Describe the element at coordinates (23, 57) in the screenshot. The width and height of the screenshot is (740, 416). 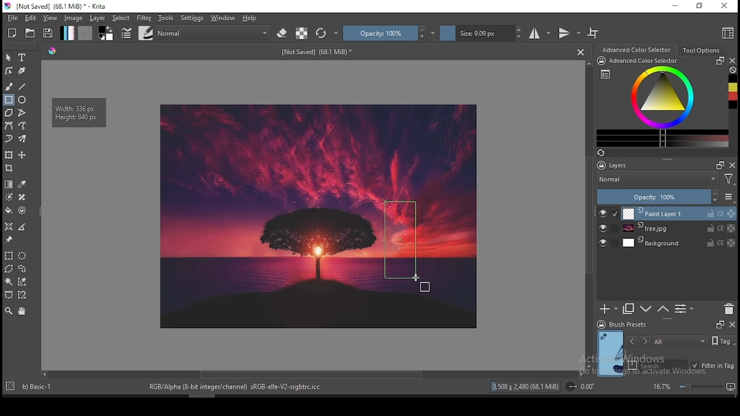
I see `text tool` at that location.